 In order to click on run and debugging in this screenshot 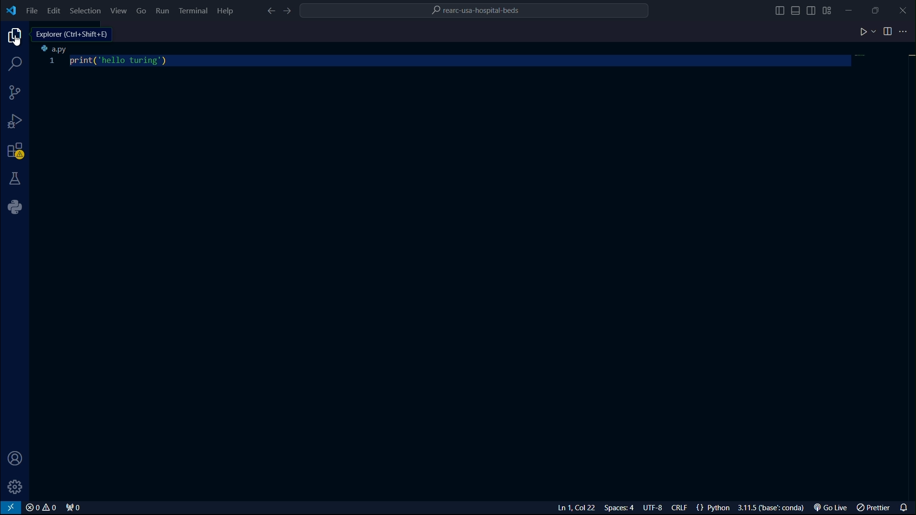, I will do `click(16, 122)`.